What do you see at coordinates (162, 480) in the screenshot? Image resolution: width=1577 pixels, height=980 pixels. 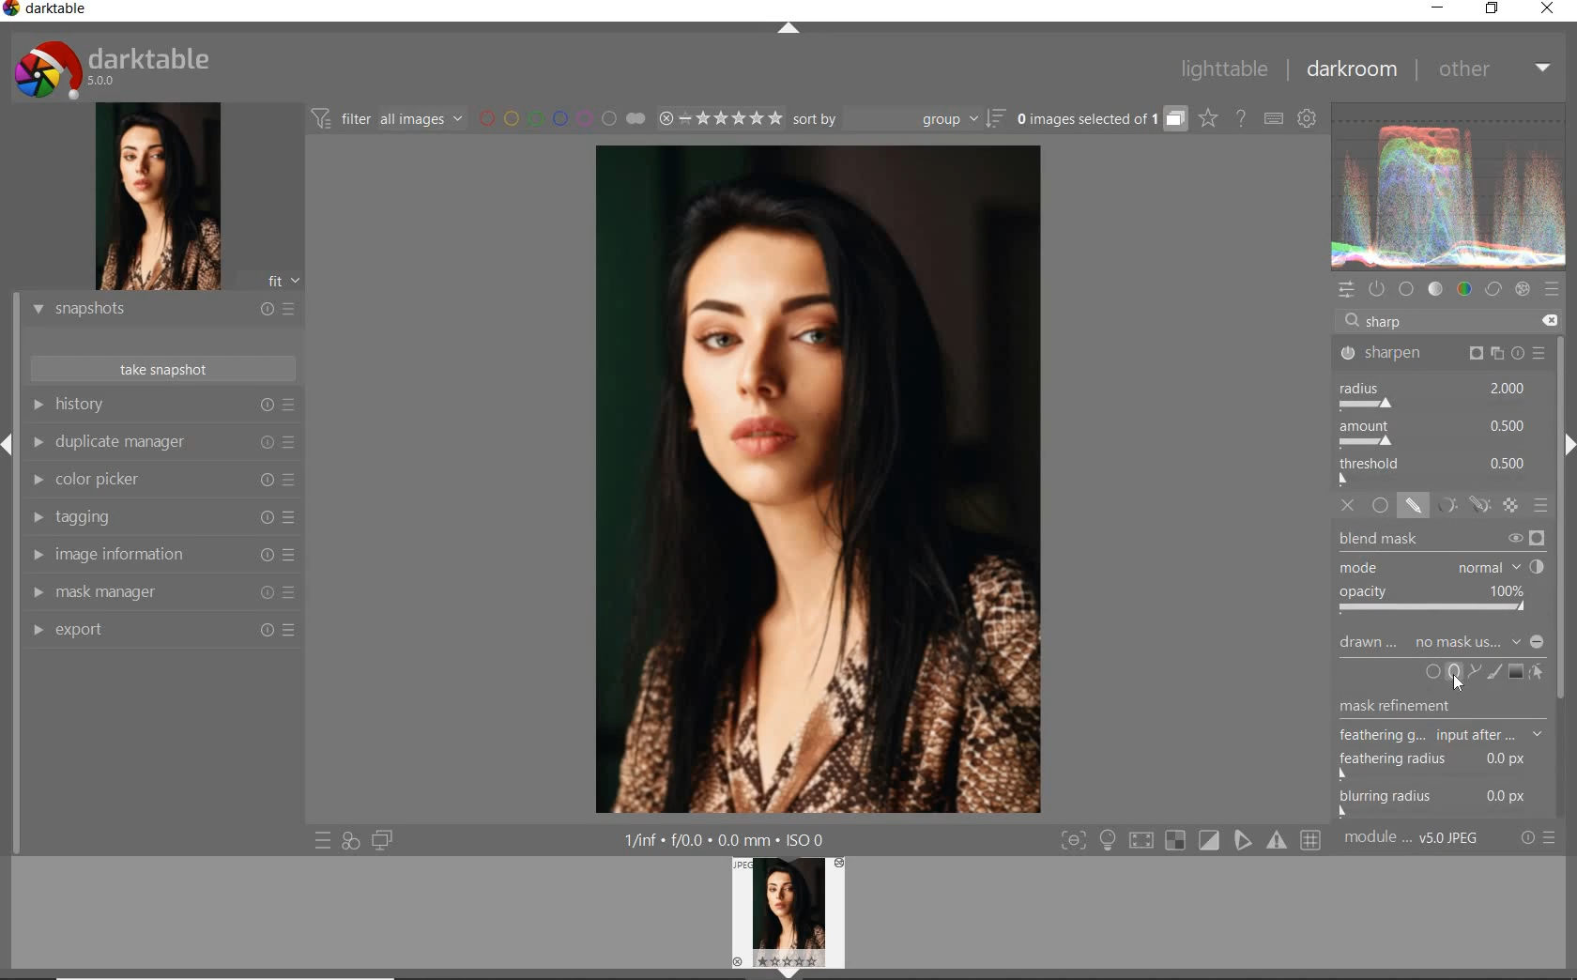 I see `color picker` at bounding box center [162, 480].